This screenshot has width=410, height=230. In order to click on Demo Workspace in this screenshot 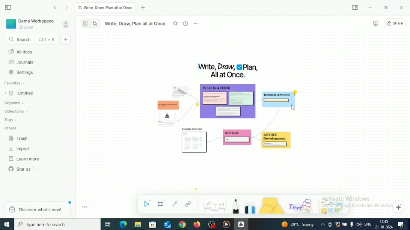, I will do `click(30, 24)`.